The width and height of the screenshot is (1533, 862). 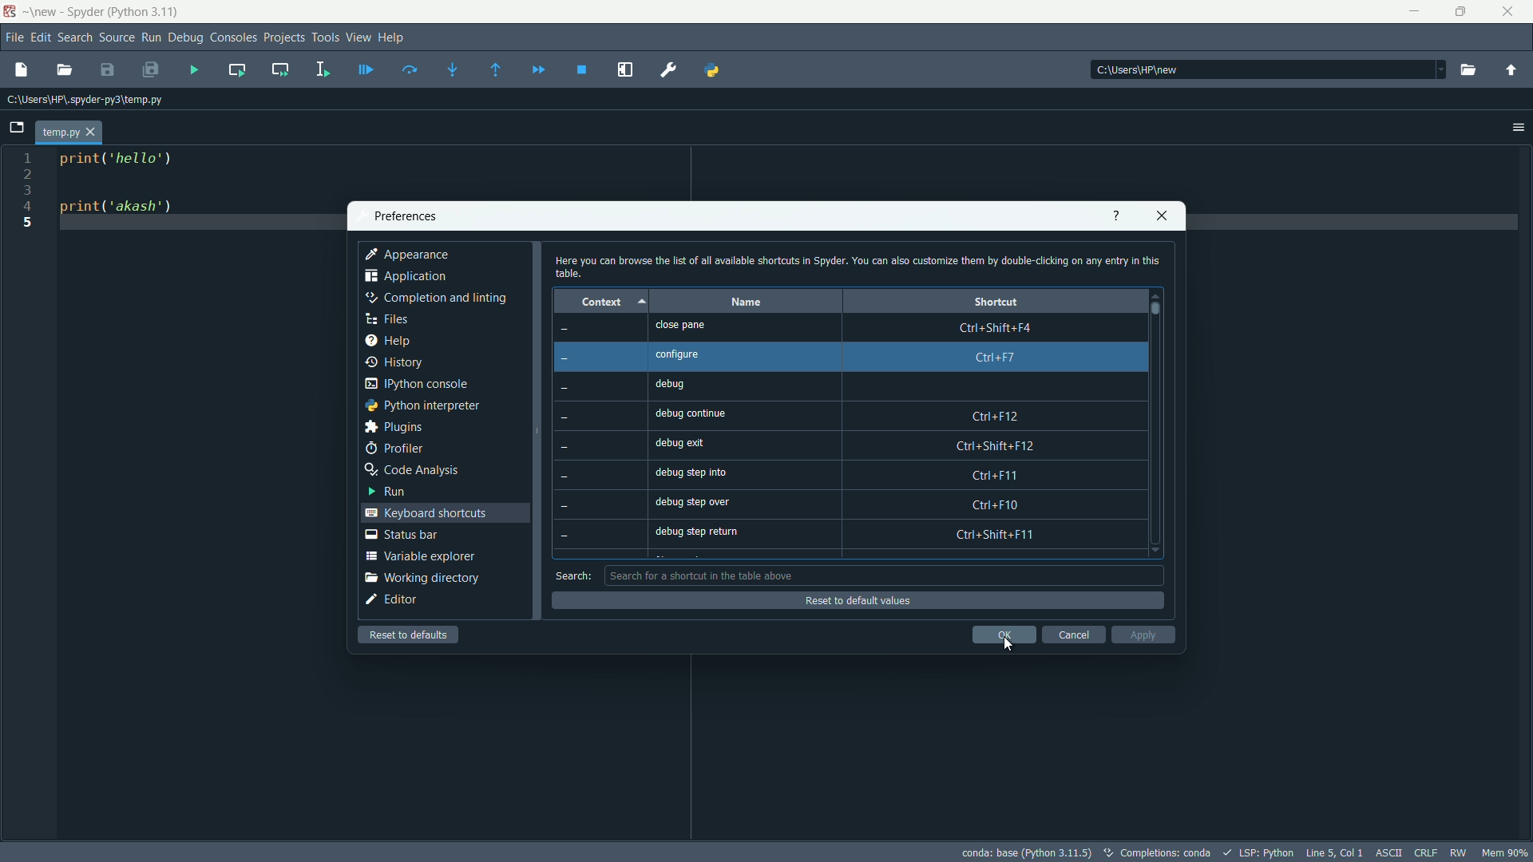 What do you see at coordinates (149, 71) in the screenshot?
I see `save all files` at bounding box center [149, 71].